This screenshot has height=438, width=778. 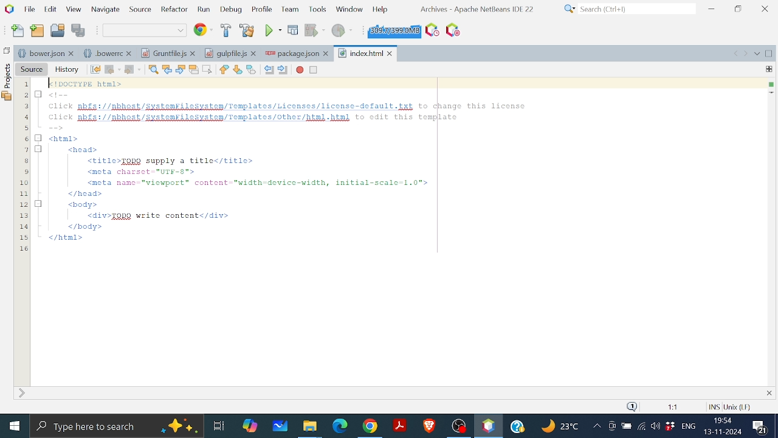 I want to click on Help, so click(x=519, y=425).